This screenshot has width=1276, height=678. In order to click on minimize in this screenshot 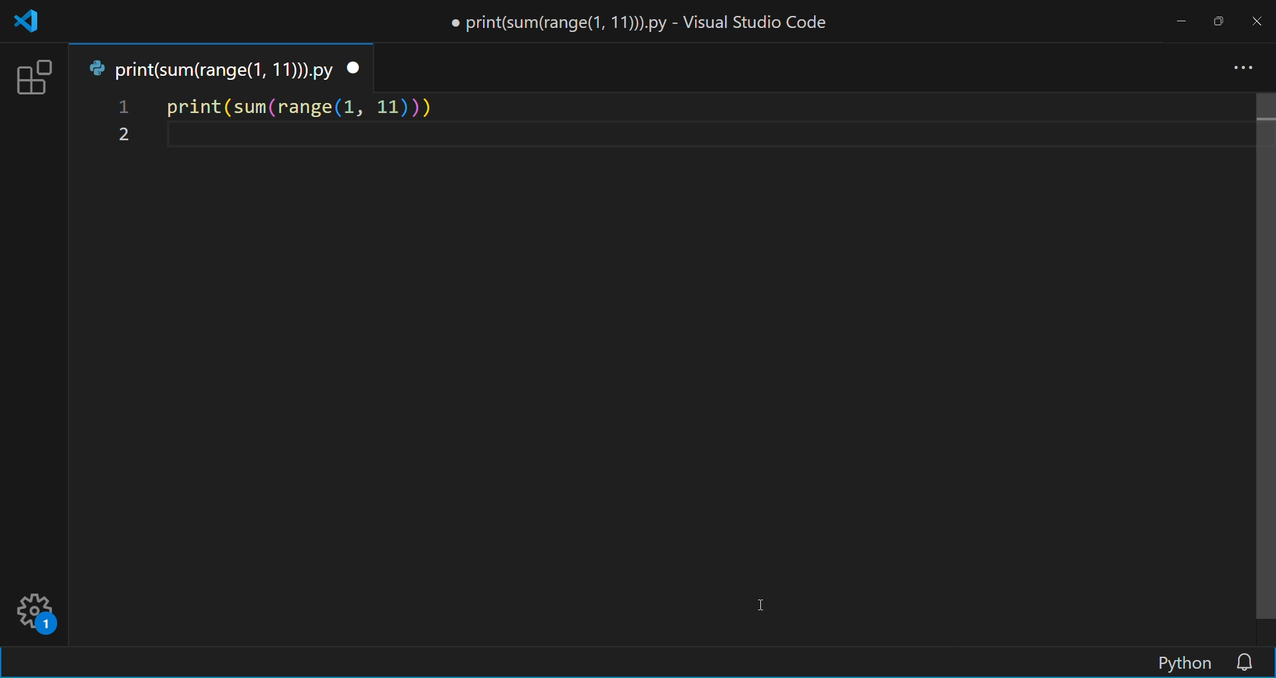, I will do `click(1182, 22)`.